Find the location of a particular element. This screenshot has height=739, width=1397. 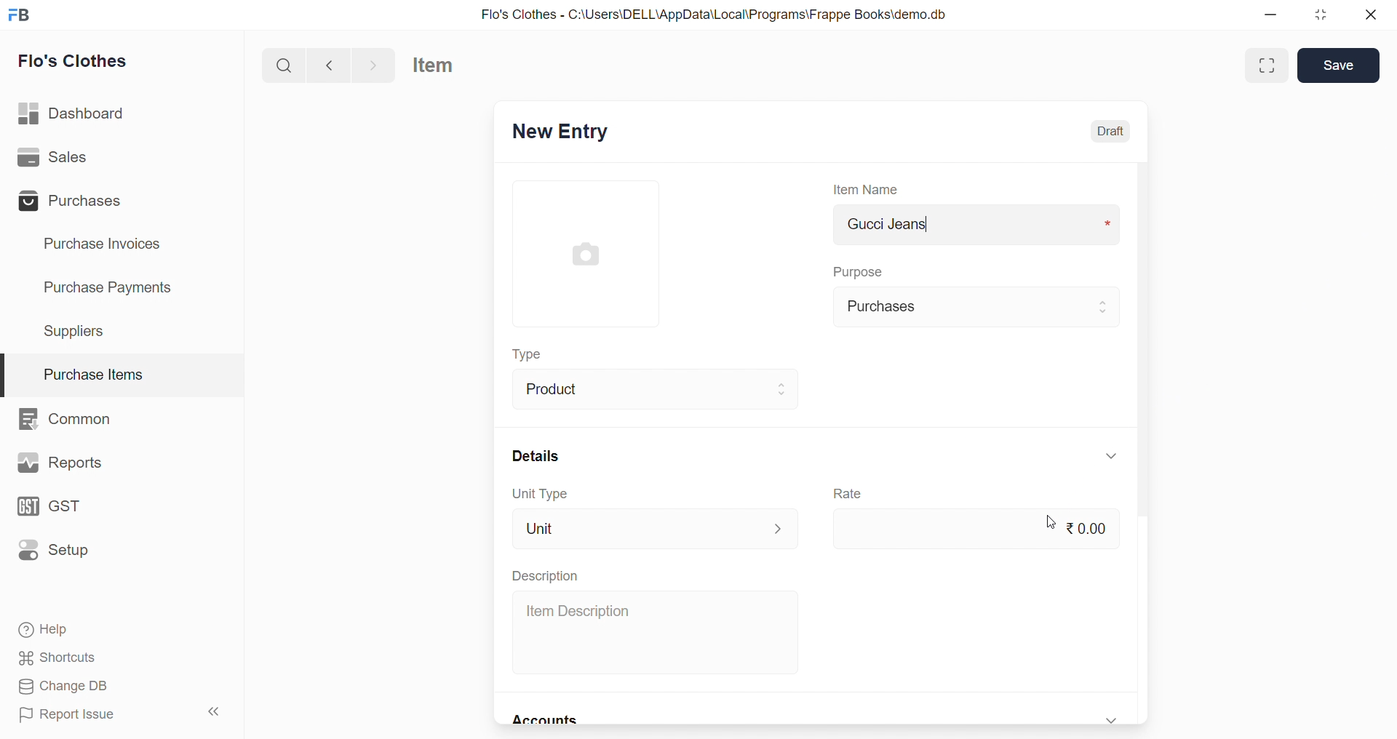

Dashboard is located at coordinates (78, 111).